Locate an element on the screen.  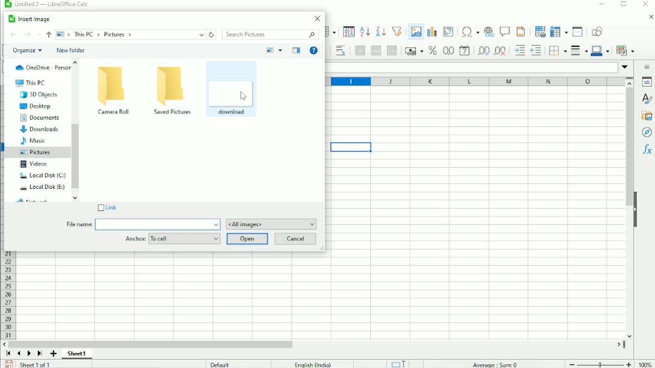
Refresh is located at coordinates (212, 34).